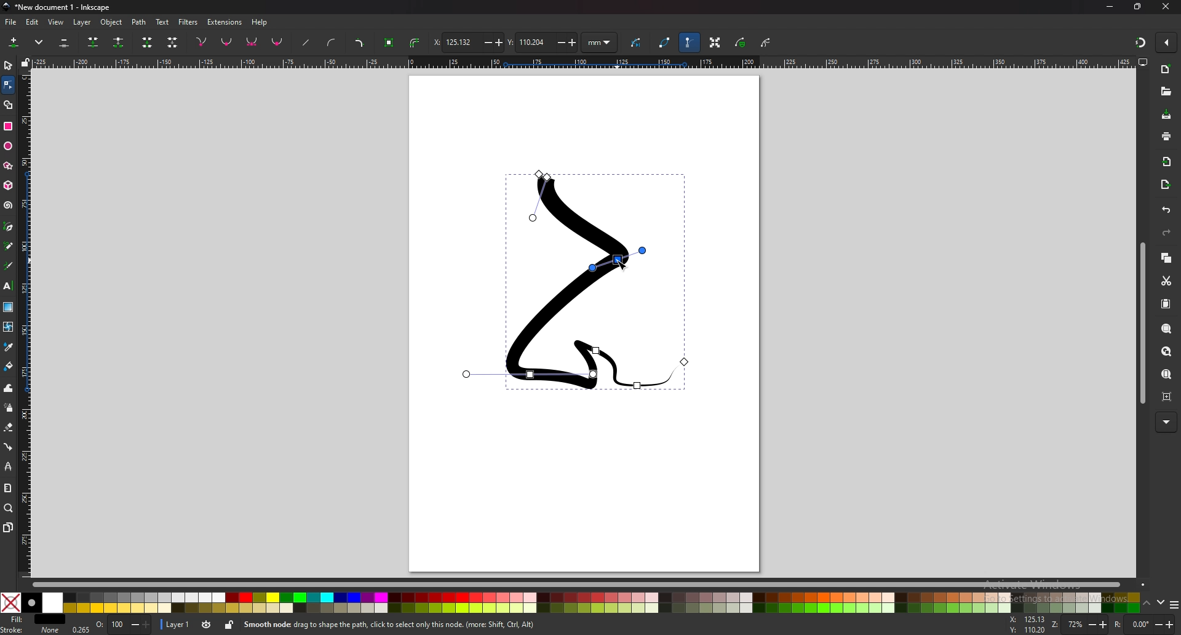  Describe the element at coordinates (227, 43) in the screenshot. I see `smooth` at that location.